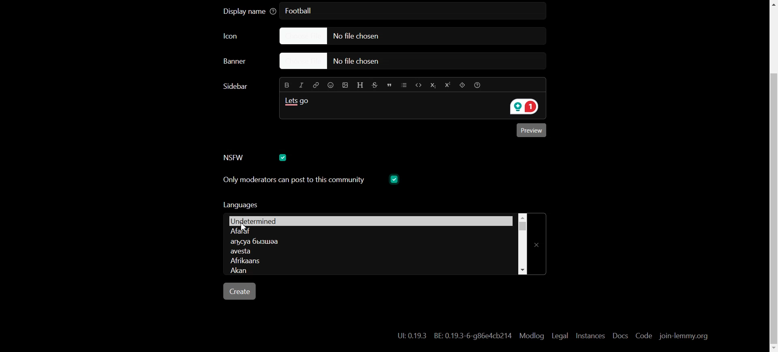 The height and width of the screenshot is (352, 778). Describe the element at coordinates (344, 84) in the screenshot. I see `Insert Picture` at that location.